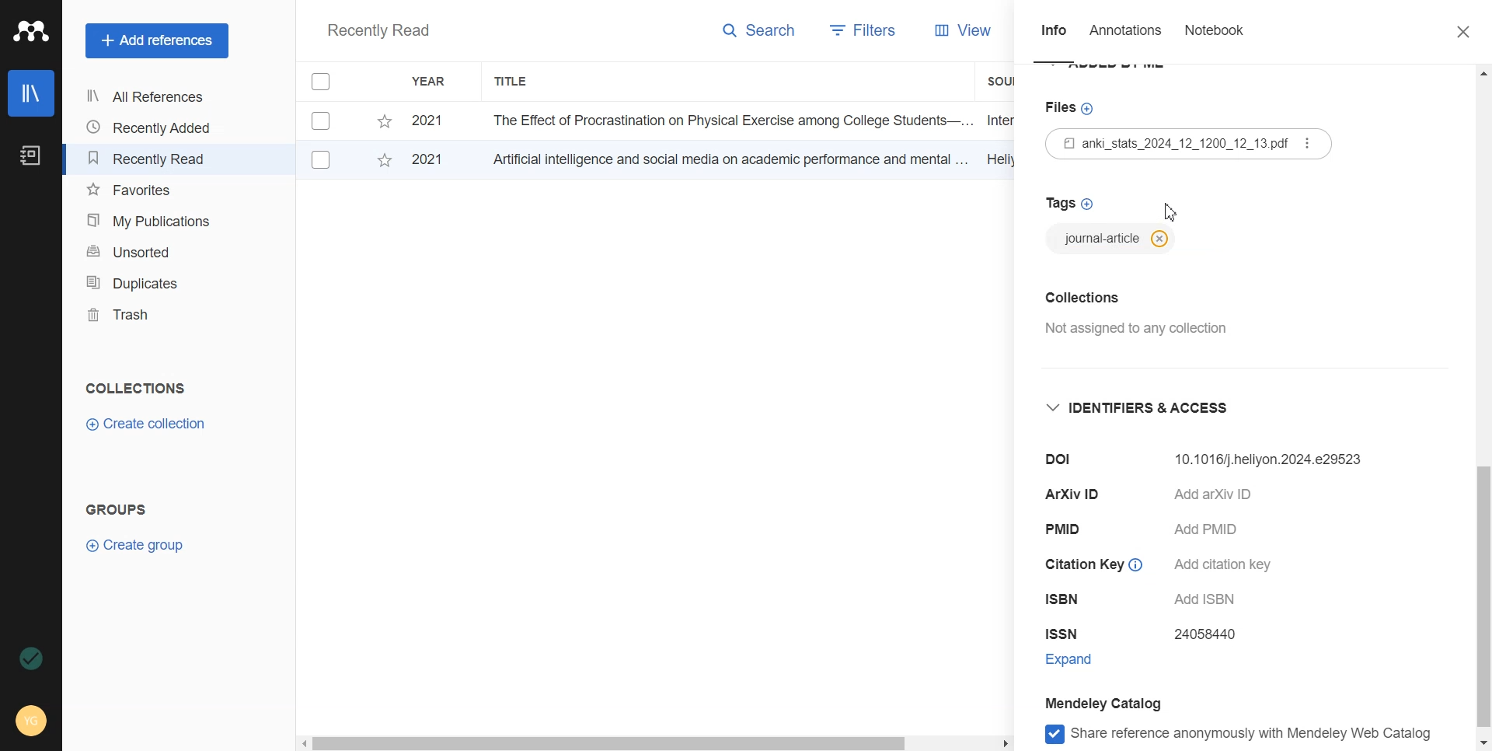  Describe the element at coordinates (31, 31) in the screenshot. I see `Logo` at that location.